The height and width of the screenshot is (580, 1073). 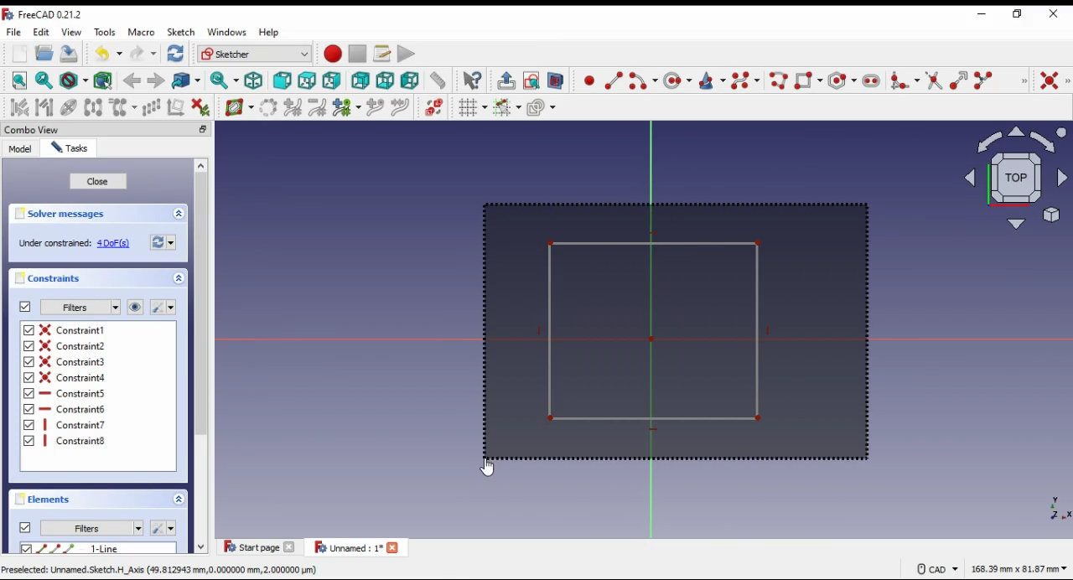 What do you see at coordinates (1050, 505) in the screenshot?
I see `axis` at bounding box center [1050, 505].